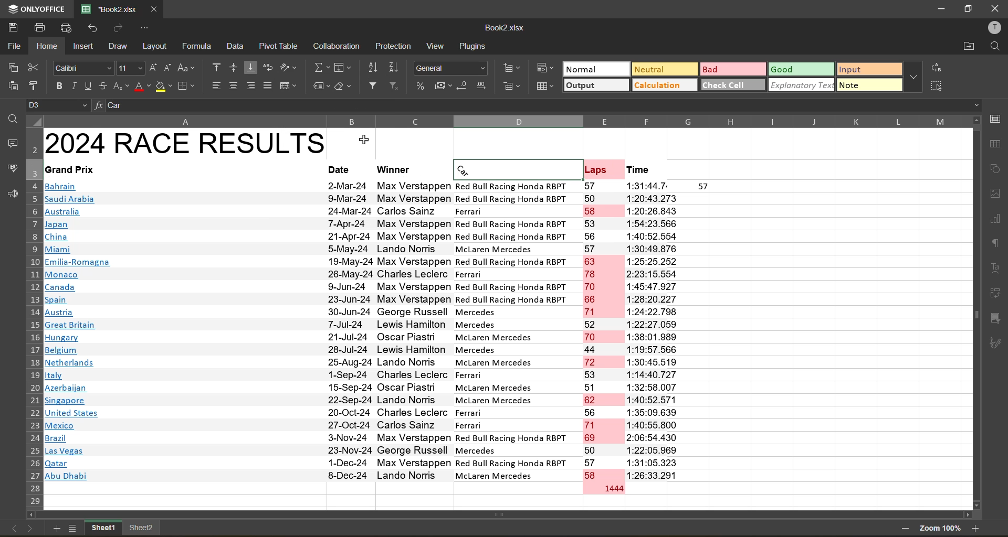 This screenshot has width=1008, height=537. I want to click on Scroll up, so click(975, 120).